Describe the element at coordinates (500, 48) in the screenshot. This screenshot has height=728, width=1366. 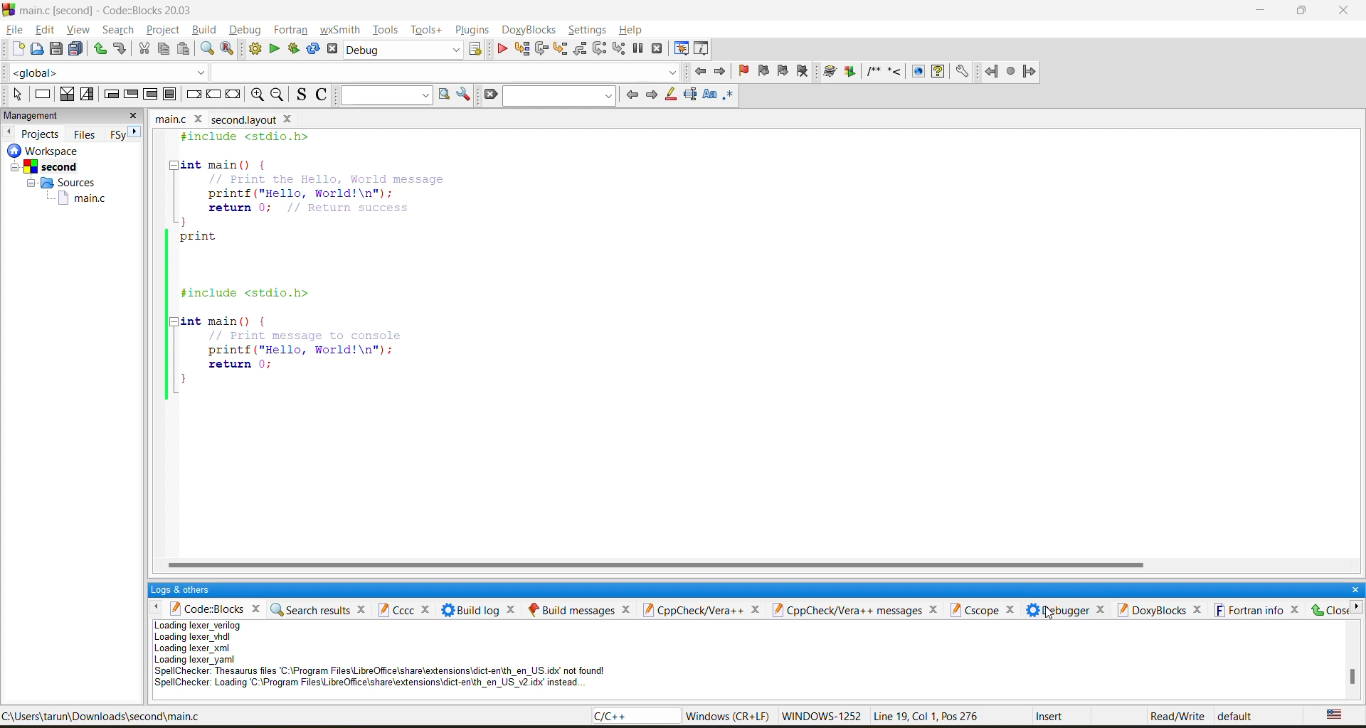
I see `debug` at that location.